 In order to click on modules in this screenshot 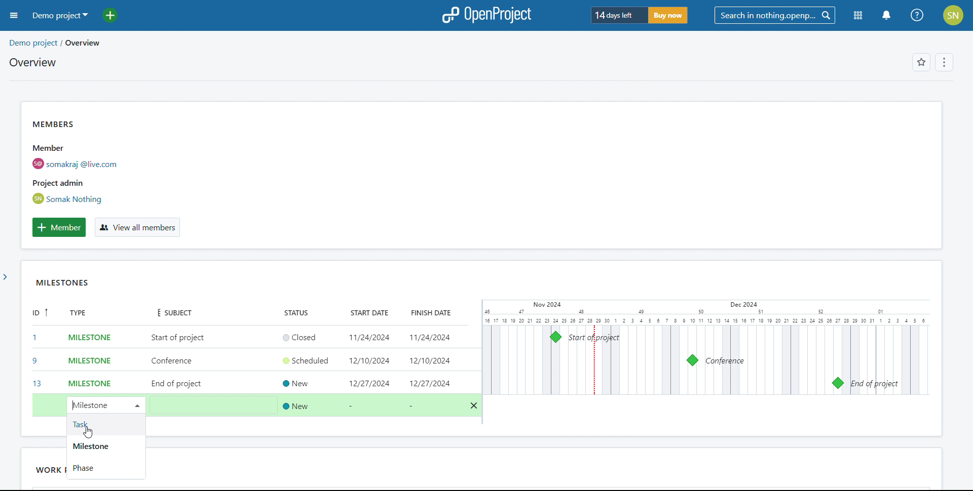, I will do `click(858, 16)`.